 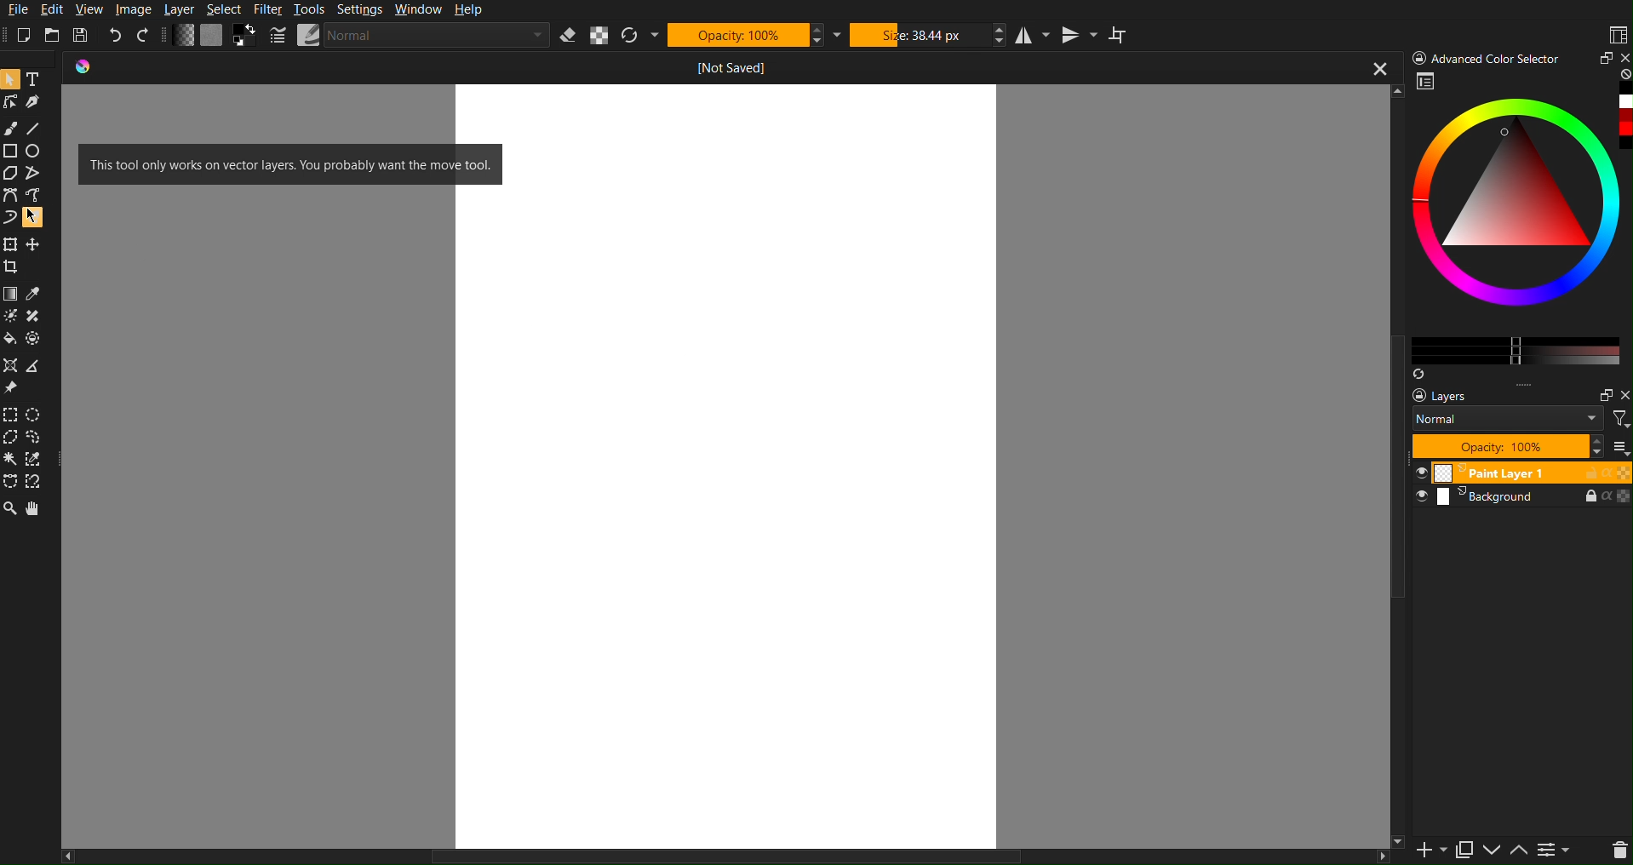 I want to click on Opacity, so click(x=748, y=35).